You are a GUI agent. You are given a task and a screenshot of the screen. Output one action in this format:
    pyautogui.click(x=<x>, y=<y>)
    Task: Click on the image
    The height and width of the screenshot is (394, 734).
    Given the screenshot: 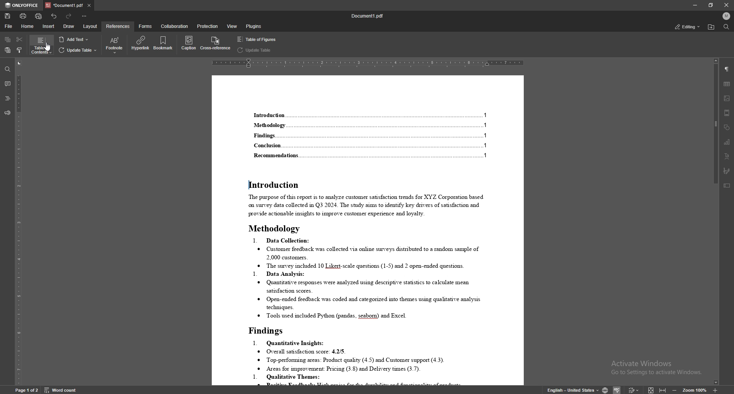 What is the action you would take?
    pyautogui.click(x=727, y=98)
    